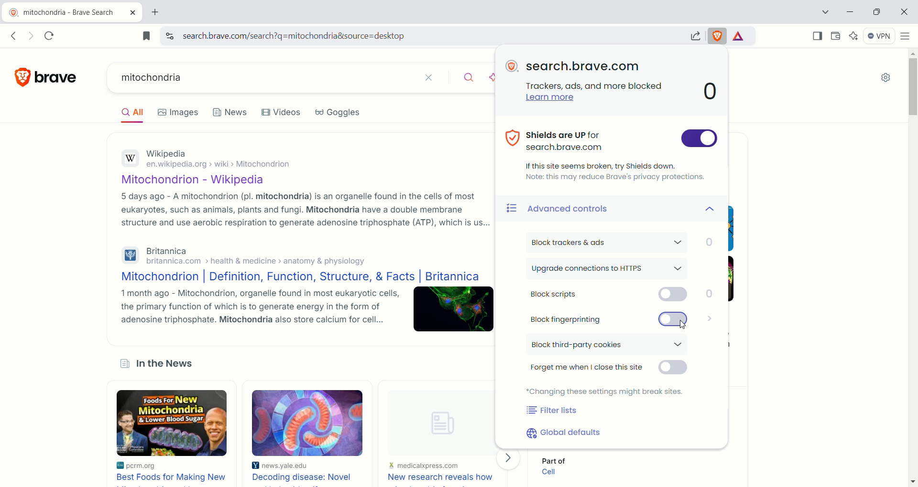 This screenshot has height=487, width=918. I want to click on current search, so click(262, 77).